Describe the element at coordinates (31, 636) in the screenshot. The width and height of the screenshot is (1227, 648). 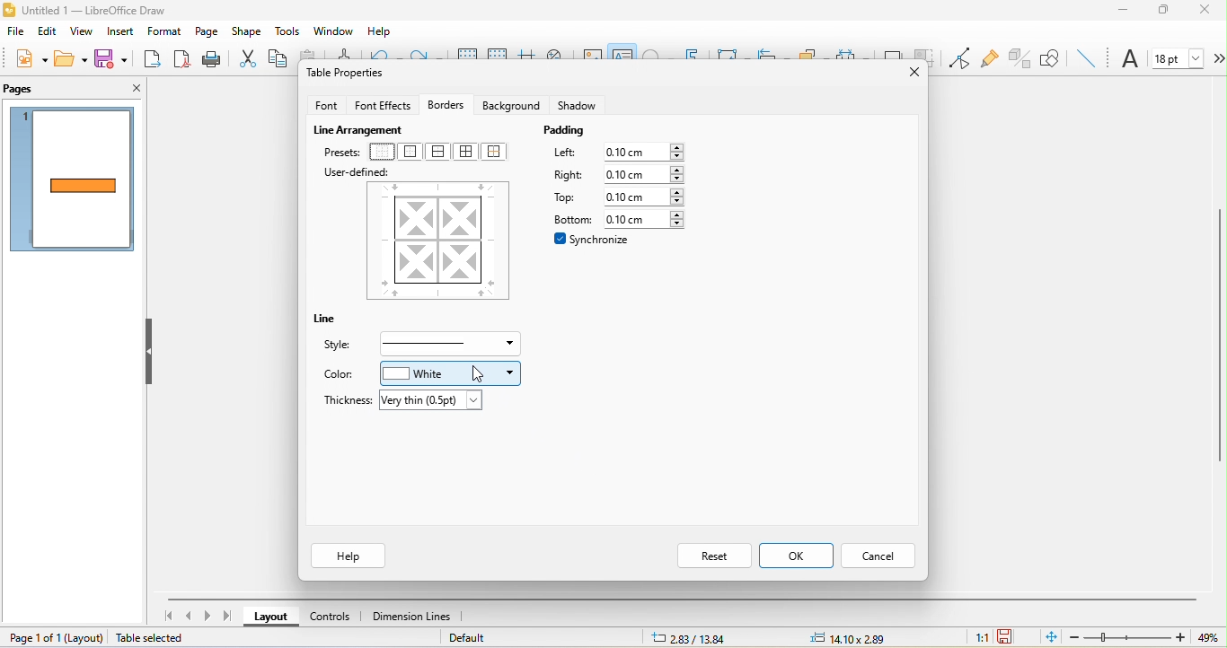
I see `page 1 of 1` at that location.